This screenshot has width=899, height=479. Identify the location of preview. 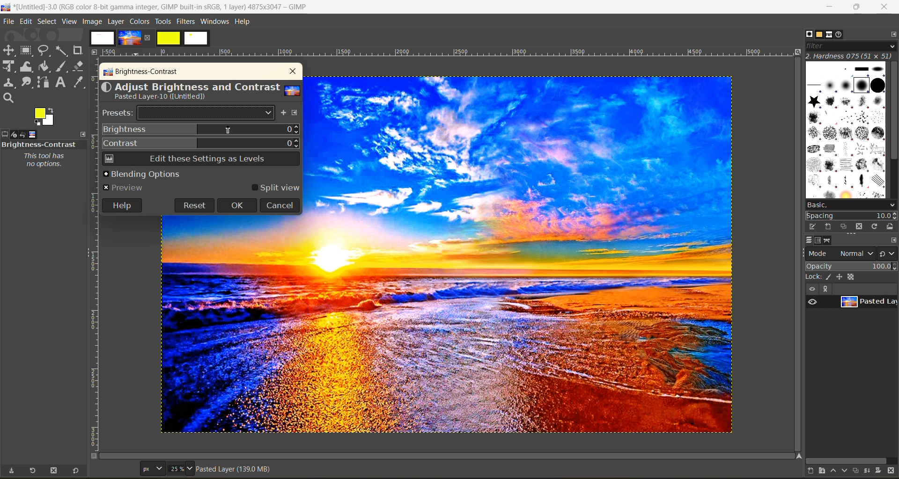
(126, 187).